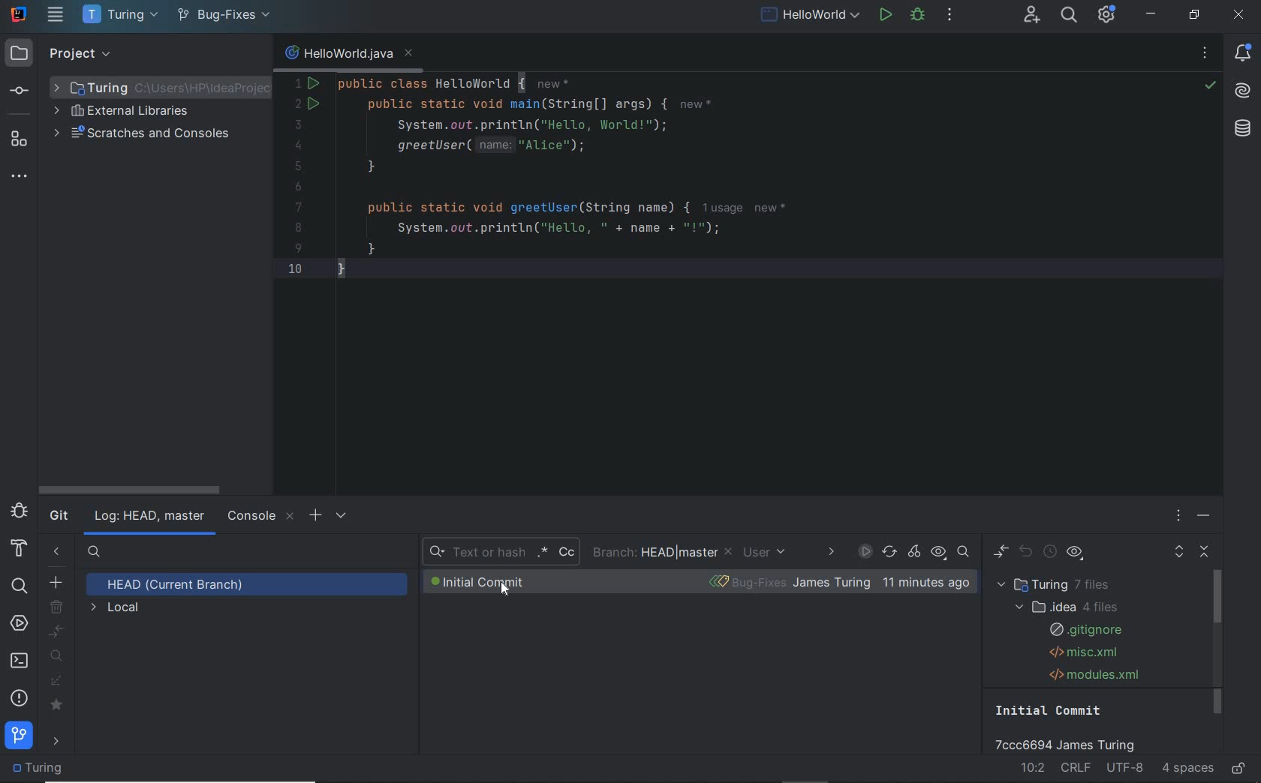  What do you see at coordinates (299, 207) in the screenshot?
I see `7` at bounding box center [299, 207].